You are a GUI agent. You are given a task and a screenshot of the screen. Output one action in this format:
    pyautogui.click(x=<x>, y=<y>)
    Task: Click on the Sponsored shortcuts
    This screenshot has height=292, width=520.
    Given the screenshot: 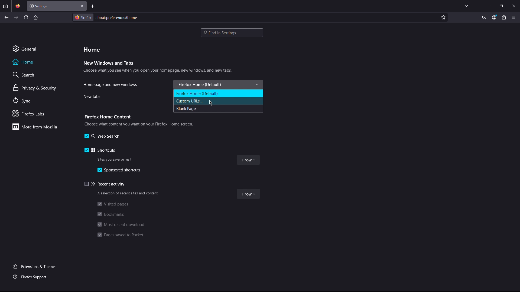 What is the action you would take?
    pyautogui.click(x=120, y=170)
    